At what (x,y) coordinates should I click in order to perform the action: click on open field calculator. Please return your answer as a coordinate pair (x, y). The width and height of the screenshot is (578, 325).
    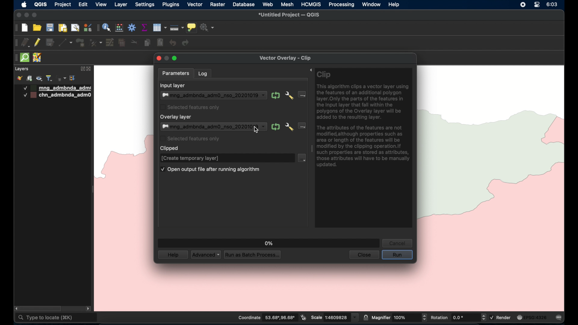
    Looking at the image, I should click on (120, 28).